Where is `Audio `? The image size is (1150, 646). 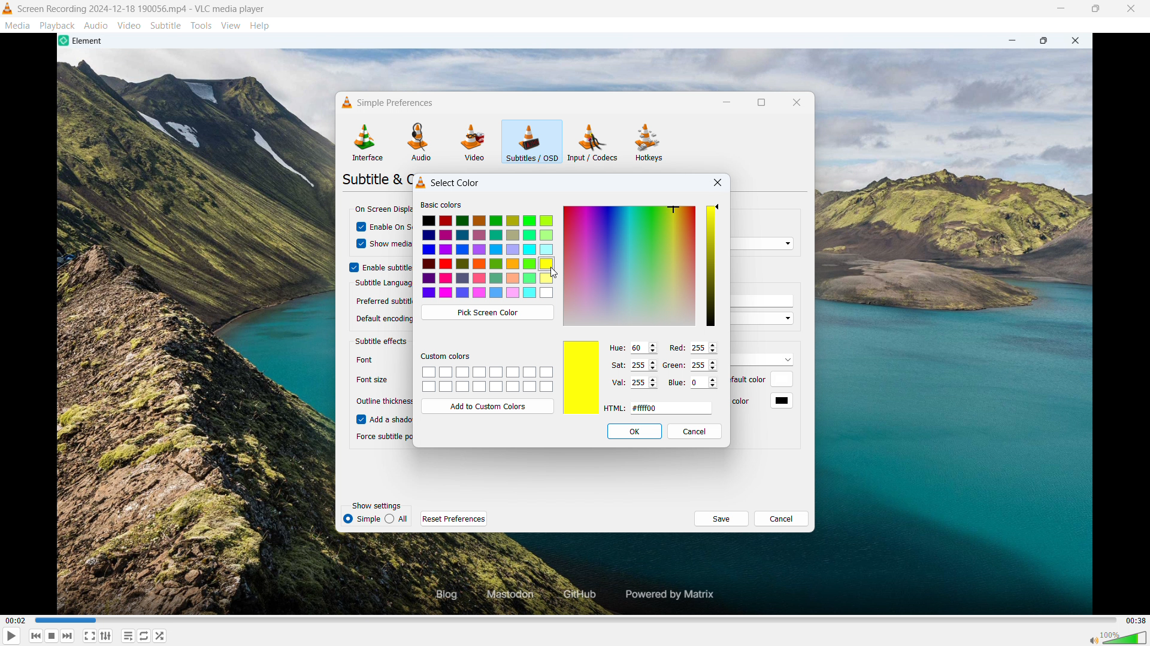
Audio  is located at coordinates (96, 25).